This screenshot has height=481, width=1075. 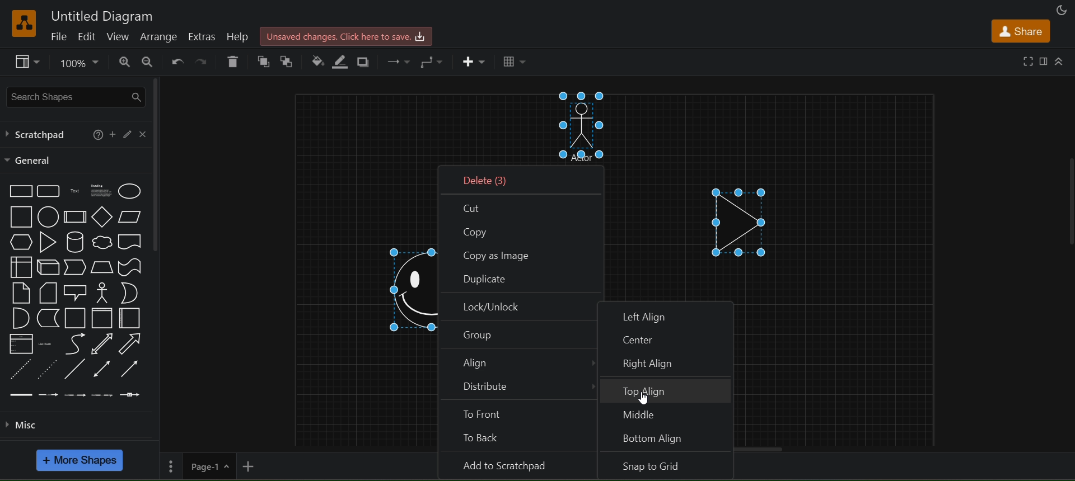 I want to click on add to scratchpad, so click(x=517, y=464).